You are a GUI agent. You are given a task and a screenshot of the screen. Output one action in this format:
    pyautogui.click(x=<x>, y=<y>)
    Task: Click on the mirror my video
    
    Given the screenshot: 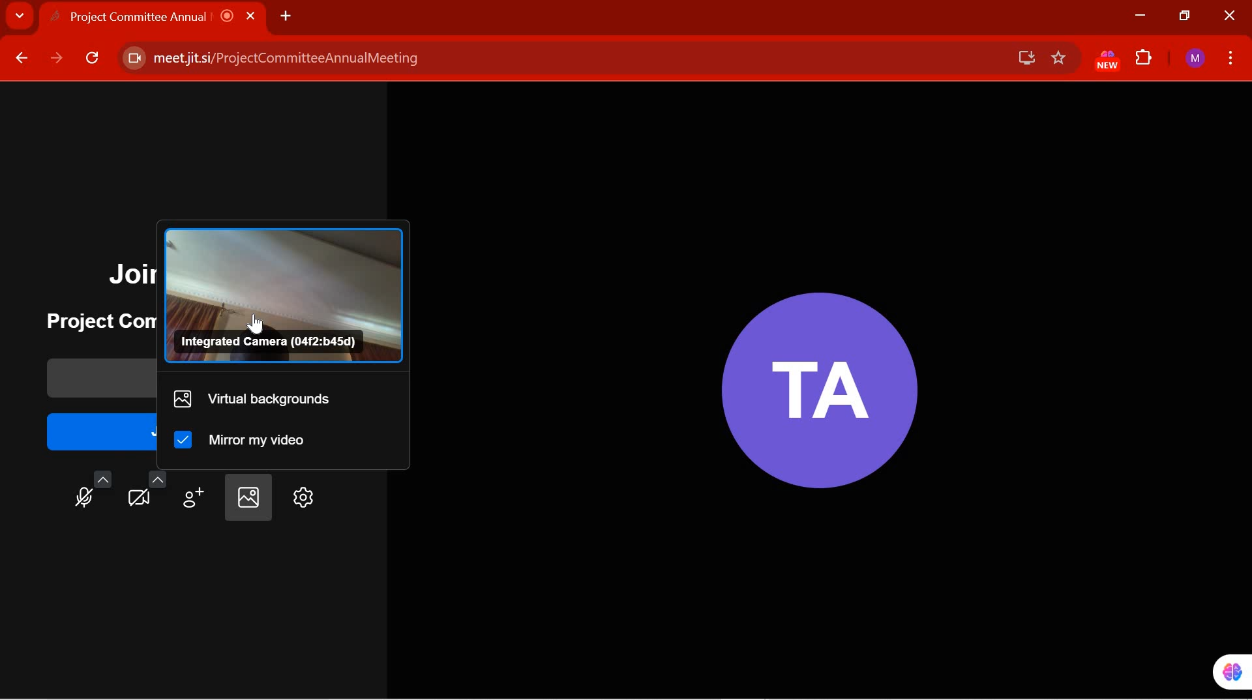 What is the action you would take?
    pyautogui.click(x=263, y=440)
    